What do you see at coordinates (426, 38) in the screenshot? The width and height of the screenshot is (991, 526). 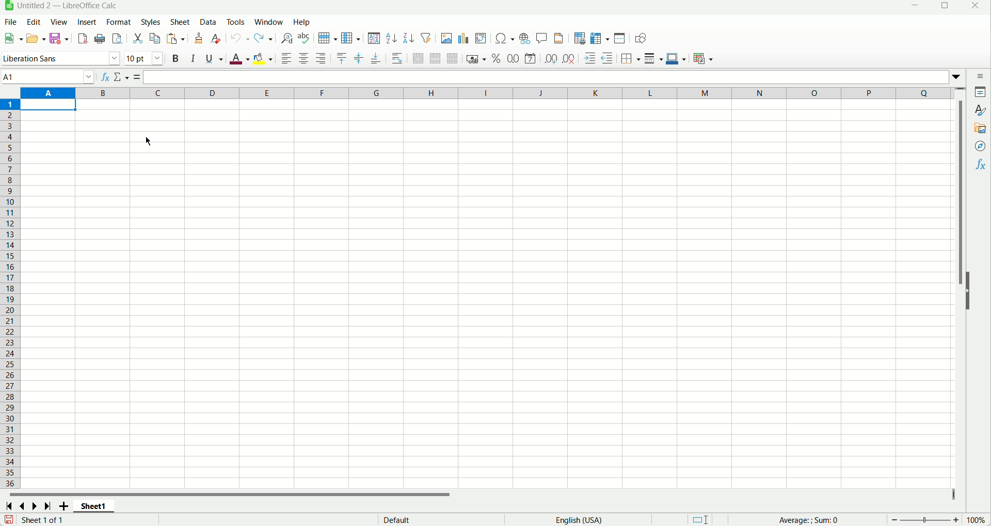 I see `Autofilter` at bounding box center [426, 38].